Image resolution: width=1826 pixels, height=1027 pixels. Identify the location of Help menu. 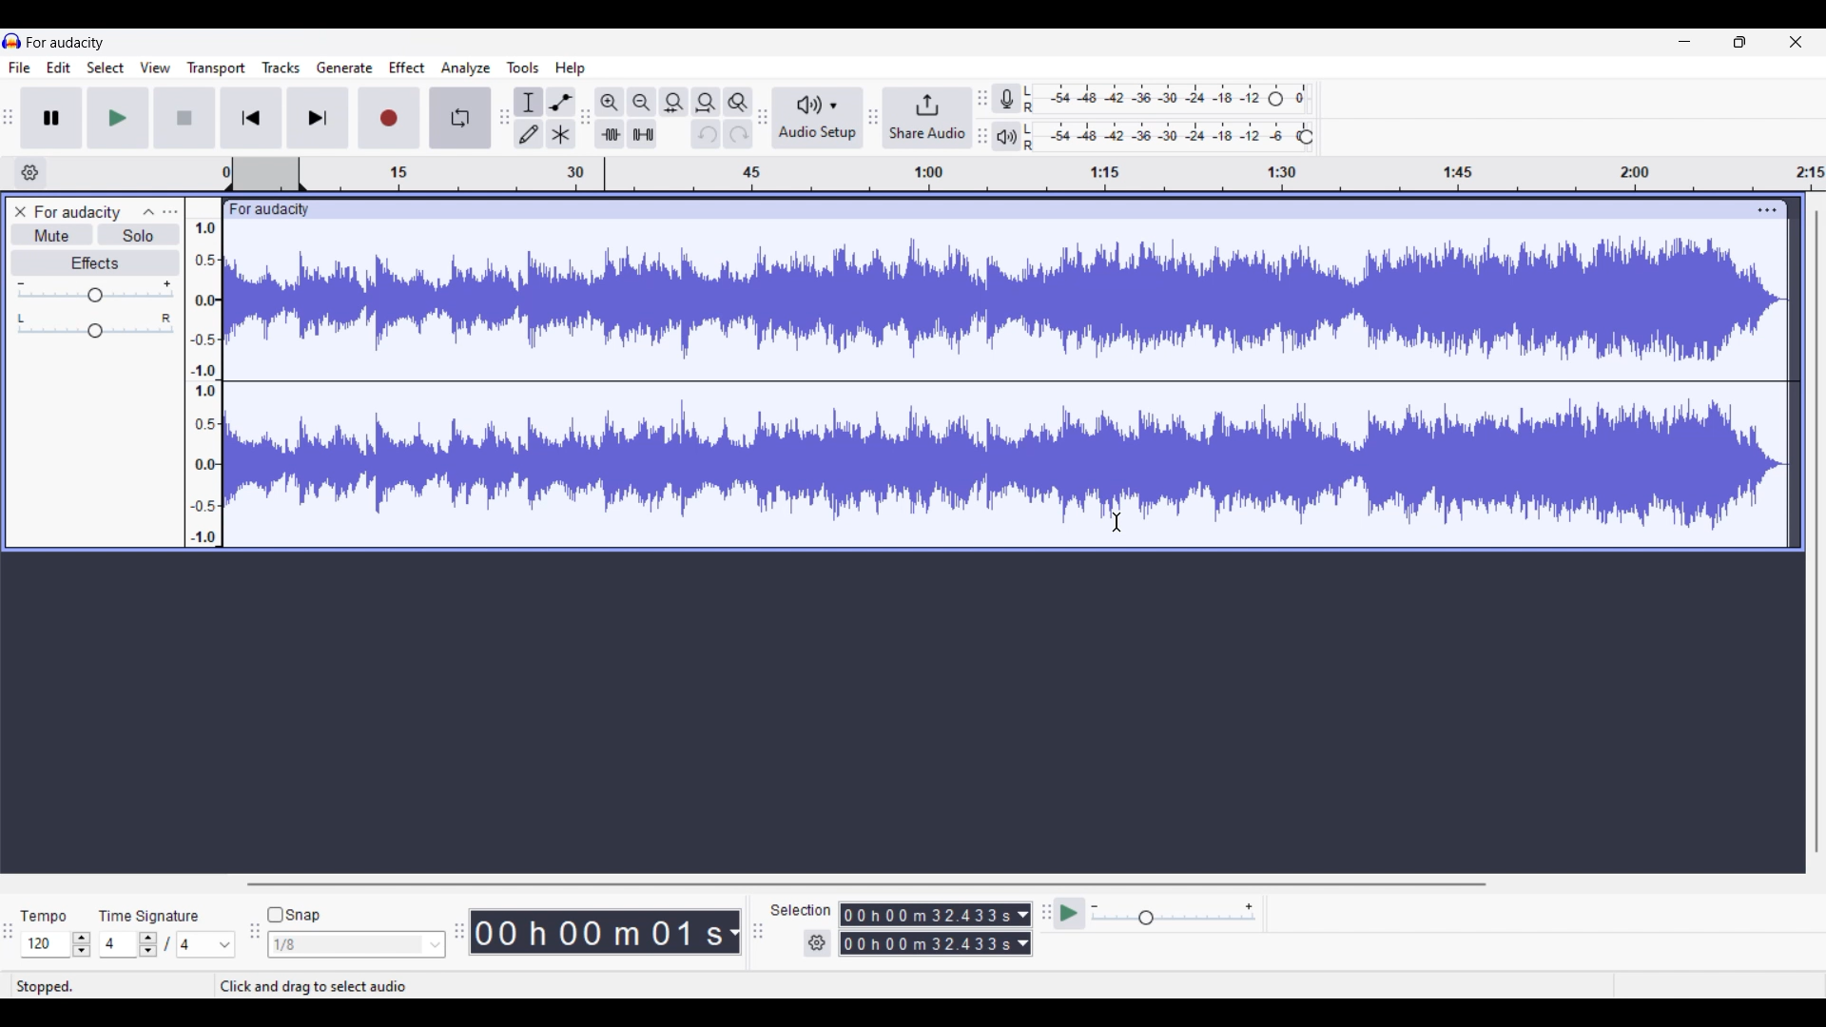
(571, 68).